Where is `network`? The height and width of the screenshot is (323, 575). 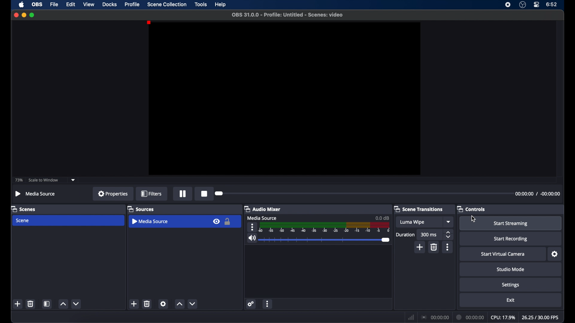
network is located at coordinates (411, 317).